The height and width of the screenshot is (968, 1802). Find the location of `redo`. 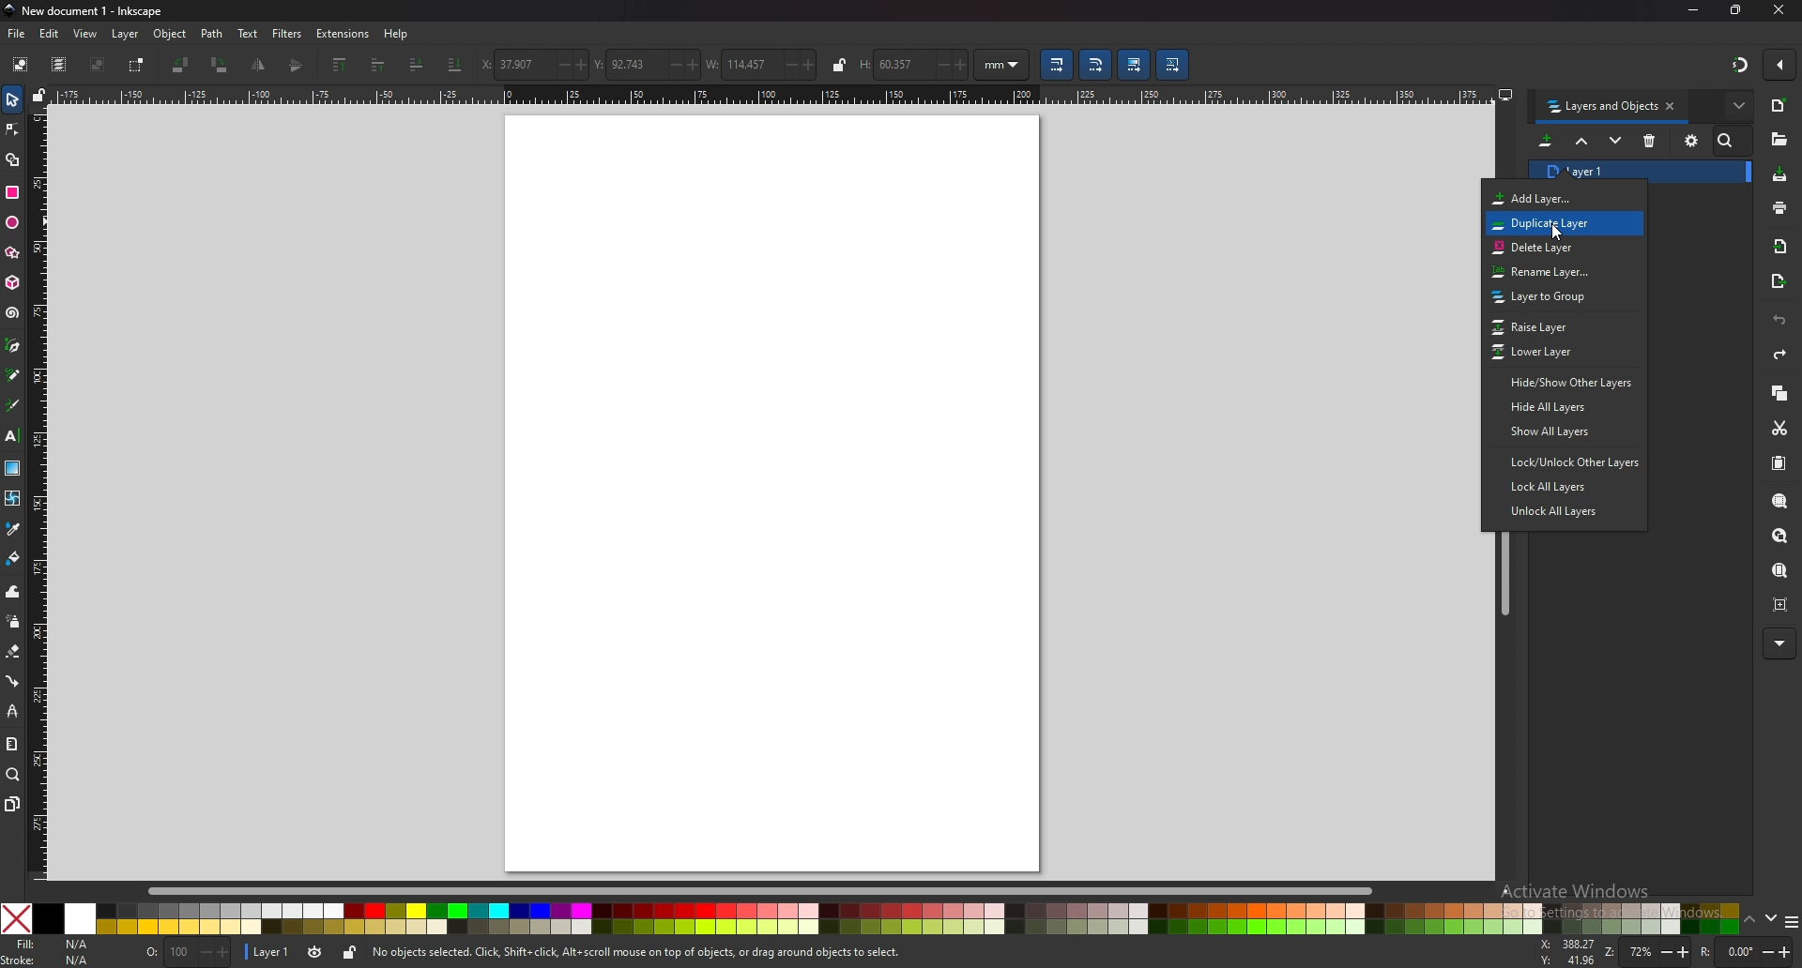

redo is located at coordinates (1780, 355).